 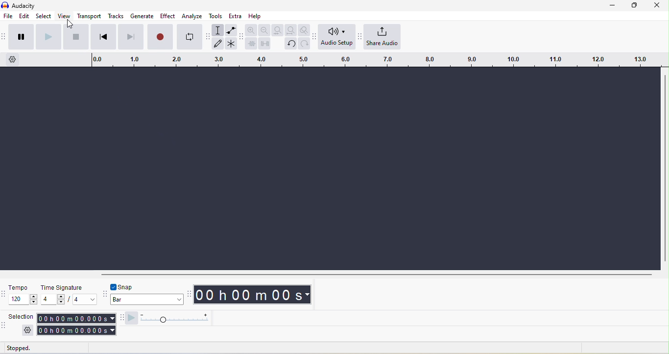 What do you see at coordinates (131, 319) in the screenshot?
I see `play at speed` at bounding box center [131, 319].